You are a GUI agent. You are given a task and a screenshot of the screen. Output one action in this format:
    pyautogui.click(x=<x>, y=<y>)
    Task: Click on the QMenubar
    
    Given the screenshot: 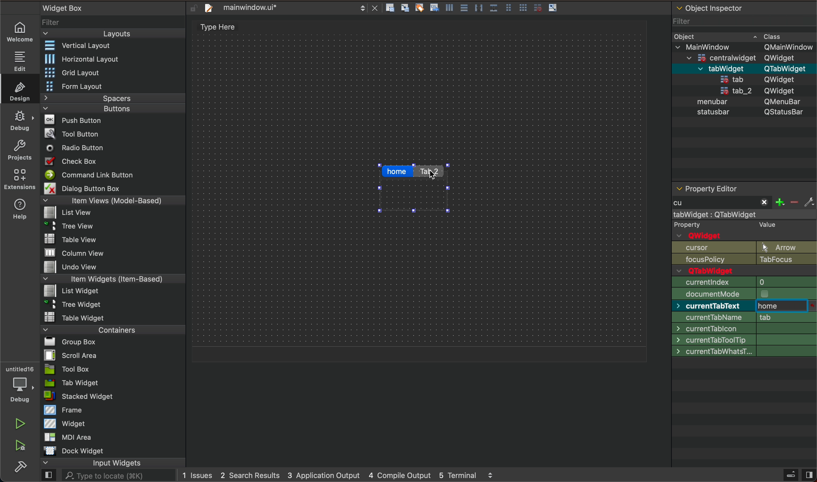 What is the action you would take?
    pyautogui.click(x=777, y=103)
    